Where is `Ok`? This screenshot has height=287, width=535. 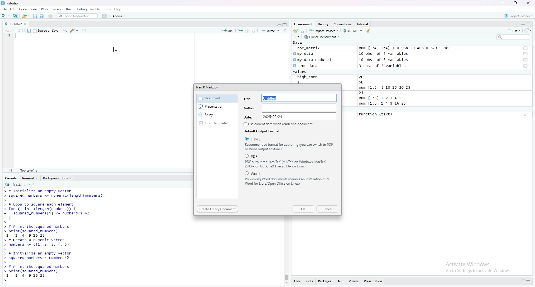
Ok is located at coordinates (302, 209).